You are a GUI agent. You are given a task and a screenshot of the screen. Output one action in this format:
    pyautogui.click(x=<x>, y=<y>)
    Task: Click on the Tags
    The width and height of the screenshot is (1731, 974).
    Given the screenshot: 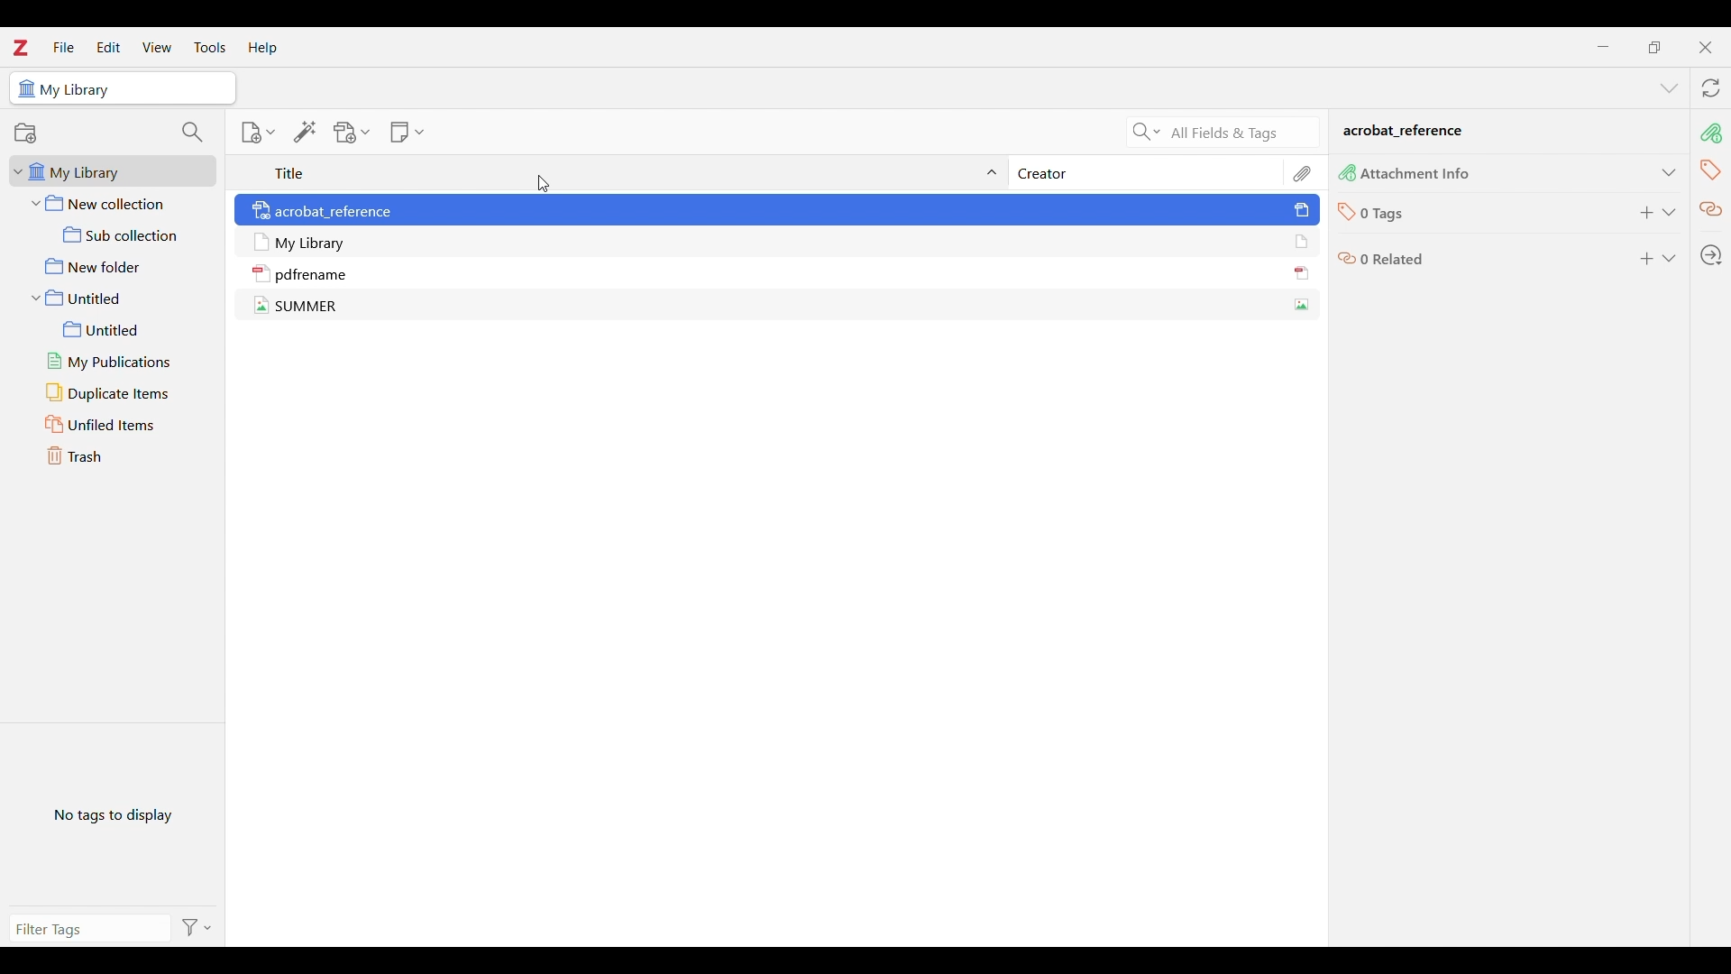 What is the action you would take?
    pyautogui.click(x=1710, y=170)
    